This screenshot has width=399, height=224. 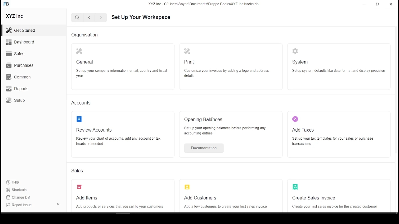 What do you see at coordinates (364, 5) in the screenshot?
I see `minimize` at bounding box center [364, 5].